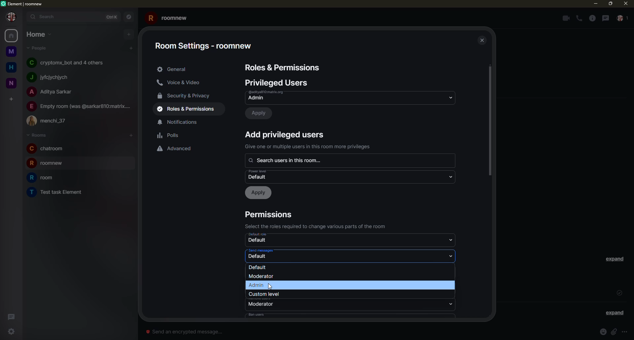 The width and height of the screenshot is (634, 340). What do you see at coordinates (11, 67) in the screenshot?
I see `home` at bounding box center [11, 67].